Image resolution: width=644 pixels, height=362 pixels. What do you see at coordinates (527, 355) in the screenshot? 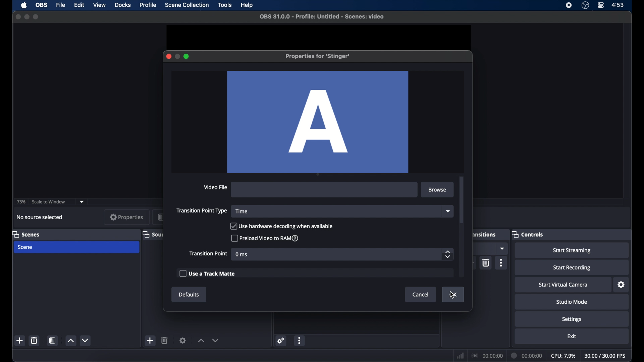
I see `duration` at bounding box center [527, 355].